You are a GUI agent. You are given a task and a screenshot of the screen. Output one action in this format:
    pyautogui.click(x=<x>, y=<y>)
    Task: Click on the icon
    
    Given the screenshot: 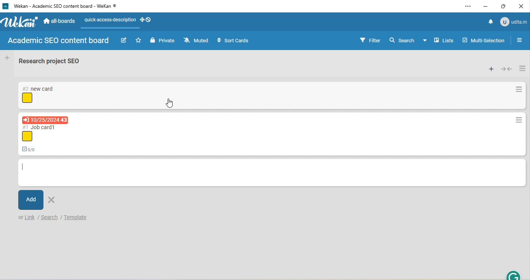 What is the action you would take?
    pyautogui.click(x=27, y=137)
    